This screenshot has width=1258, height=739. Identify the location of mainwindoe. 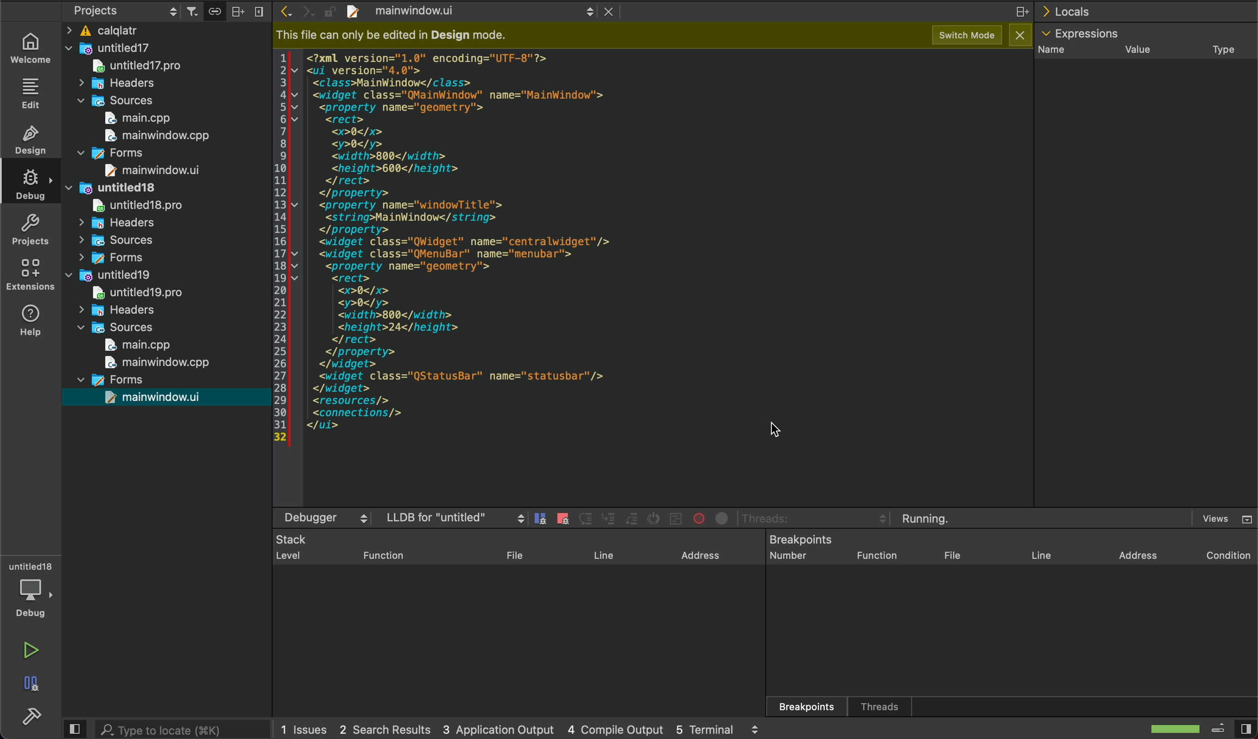
(415, 15).